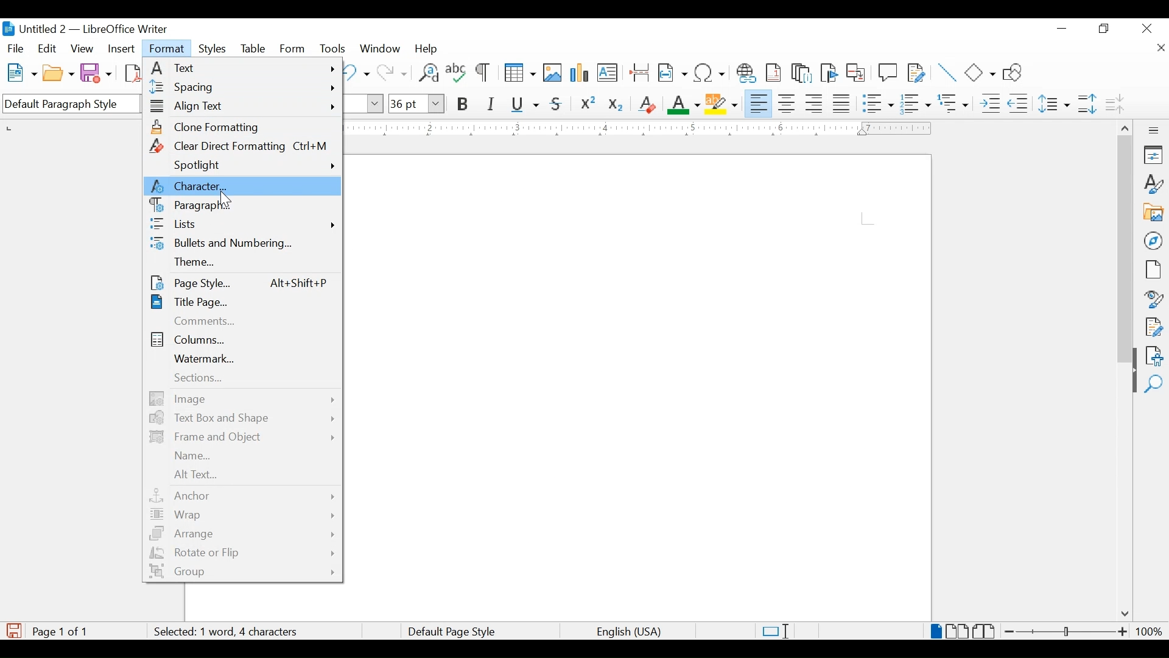 The height and width of the screenshot is (658, 1169). I want to click on tools, so click(332, 48).